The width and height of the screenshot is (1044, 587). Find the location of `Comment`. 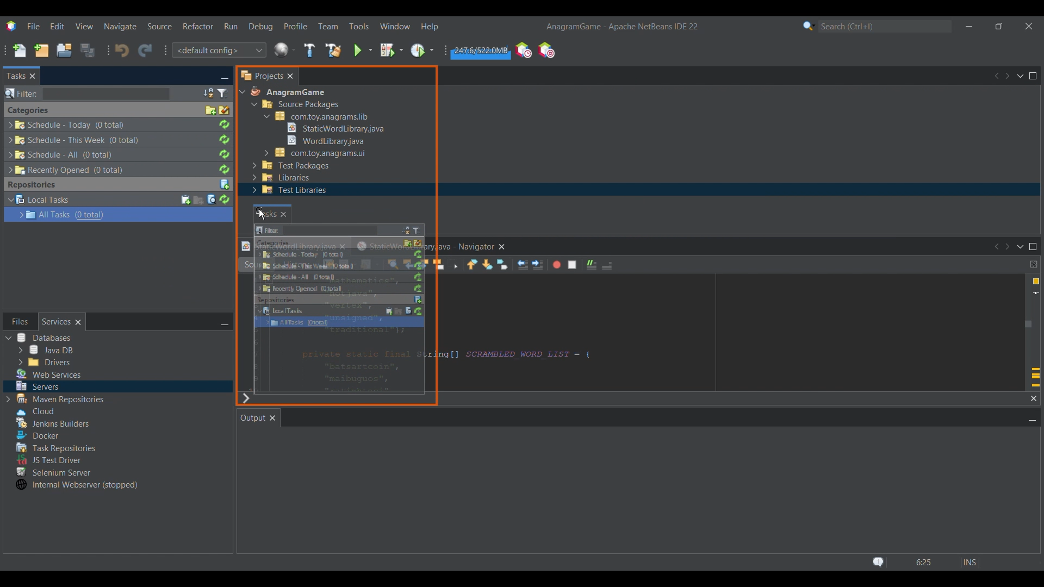

Comment is located at coordinates (592, 265).